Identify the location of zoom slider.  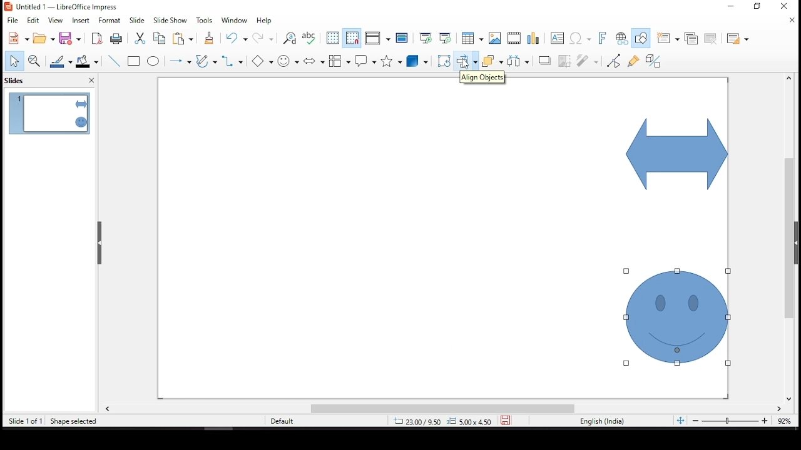
(730, 421).